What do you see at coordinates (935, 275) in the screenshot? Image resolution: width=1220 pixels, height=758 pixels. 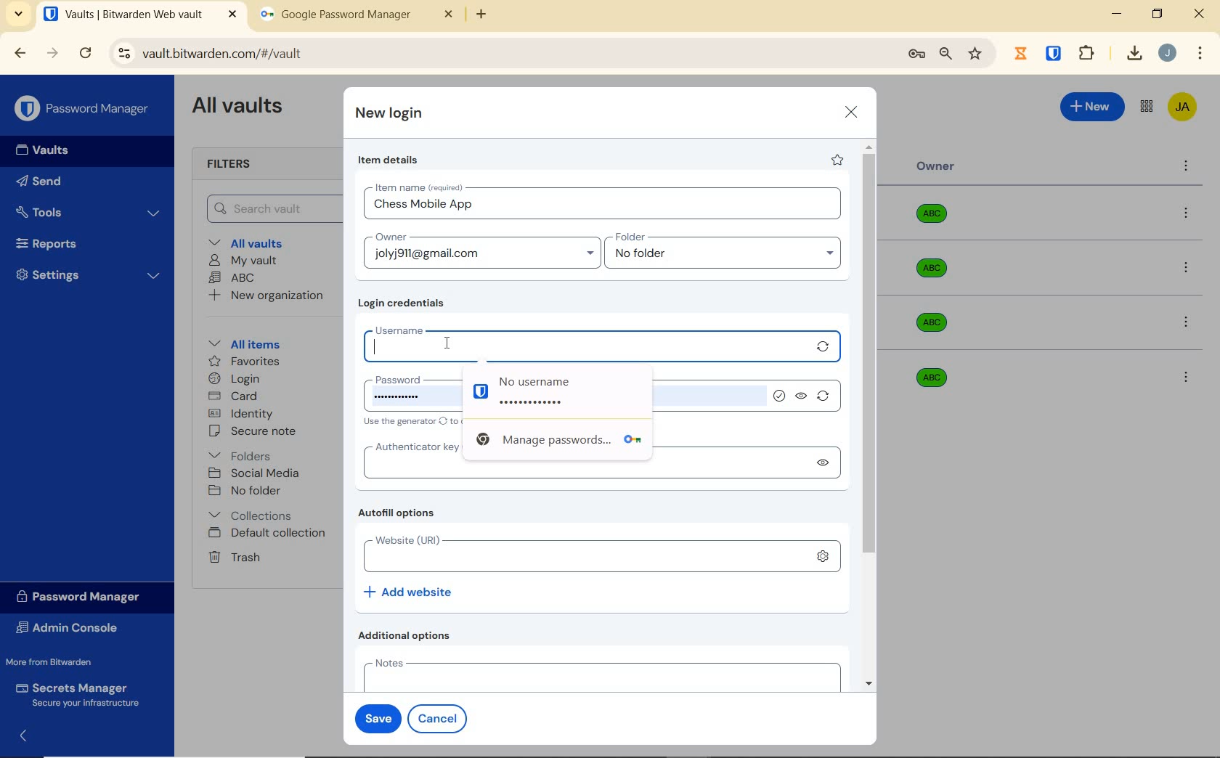 I see `Owner organization` at bounding box center [935, 275].